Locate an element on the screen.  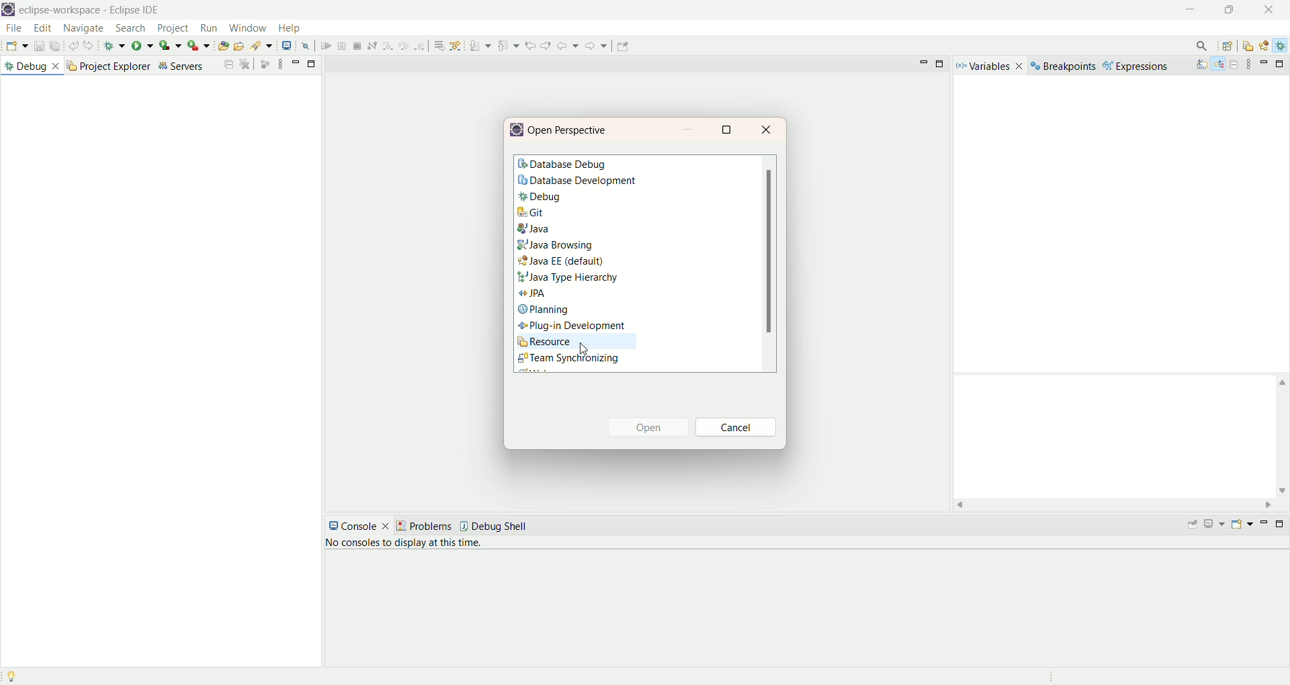
minimize is located at coordinates (693, 129).